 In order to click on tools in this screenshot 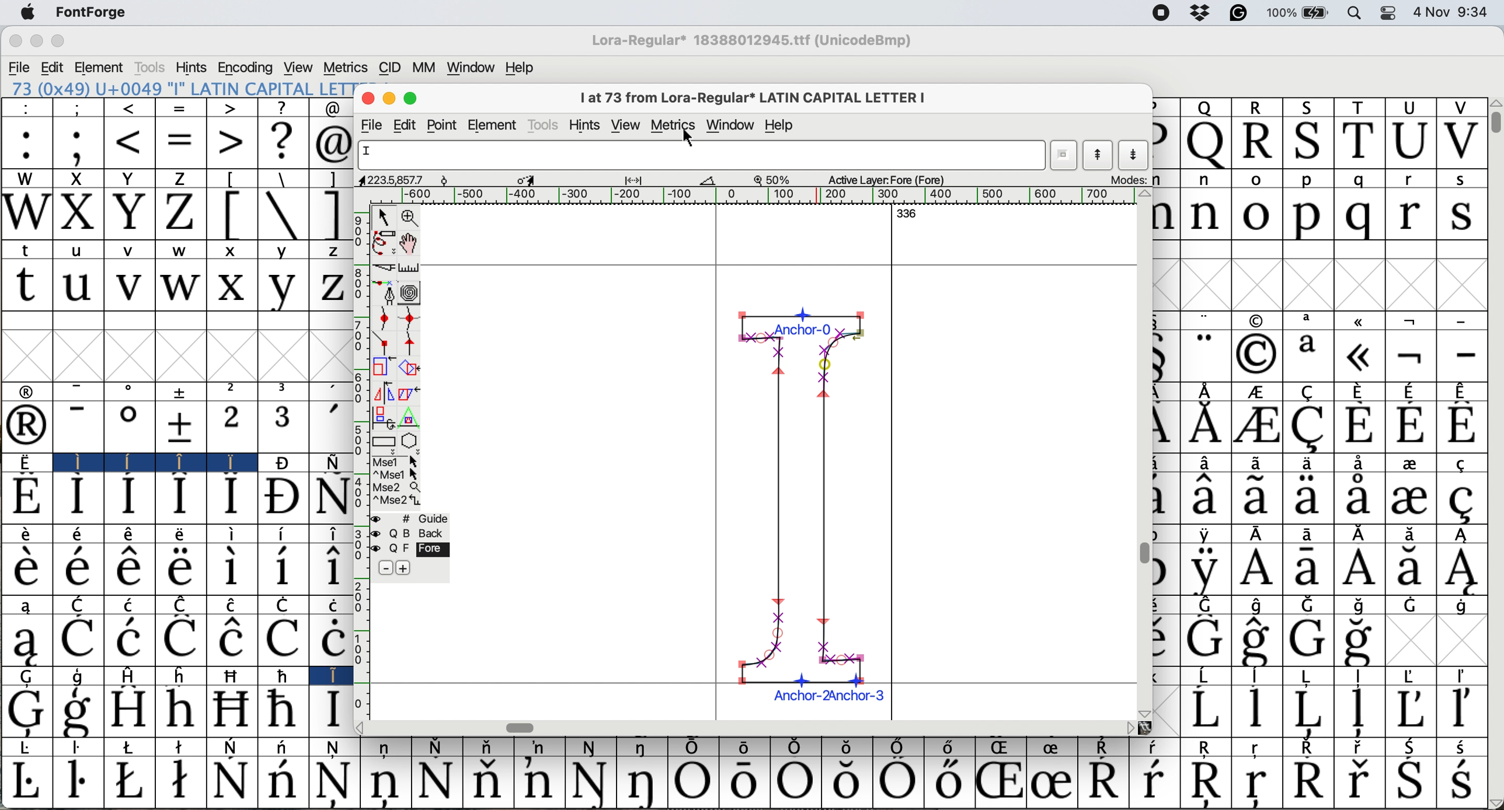, I will do `click(542, 124)`.